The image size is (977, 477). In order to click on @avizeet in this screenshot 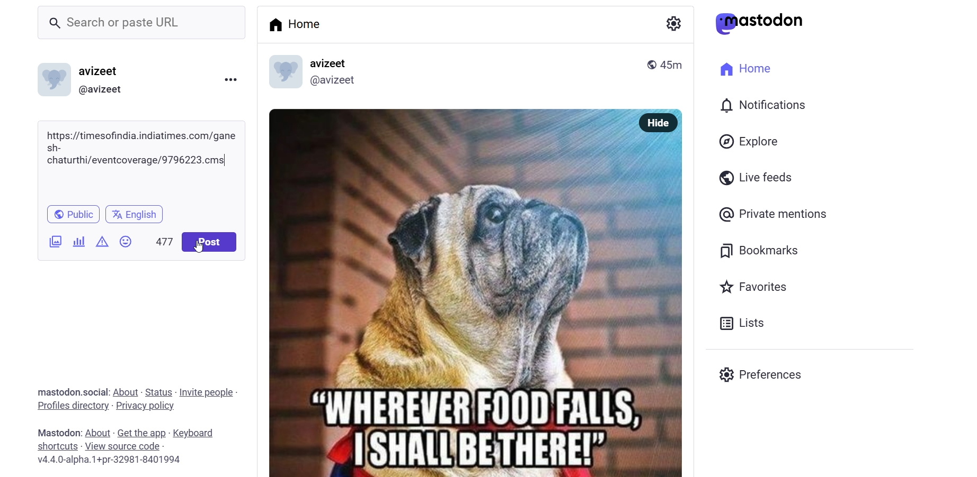, I will do `click(347, 81)`.